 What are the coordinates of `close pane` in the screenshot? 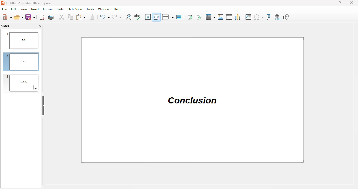 It's located at (40, 26).